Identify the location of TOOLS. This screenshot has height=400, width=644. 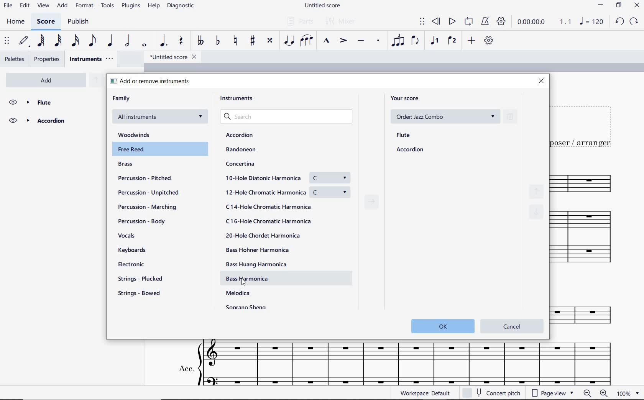
(108, 6).